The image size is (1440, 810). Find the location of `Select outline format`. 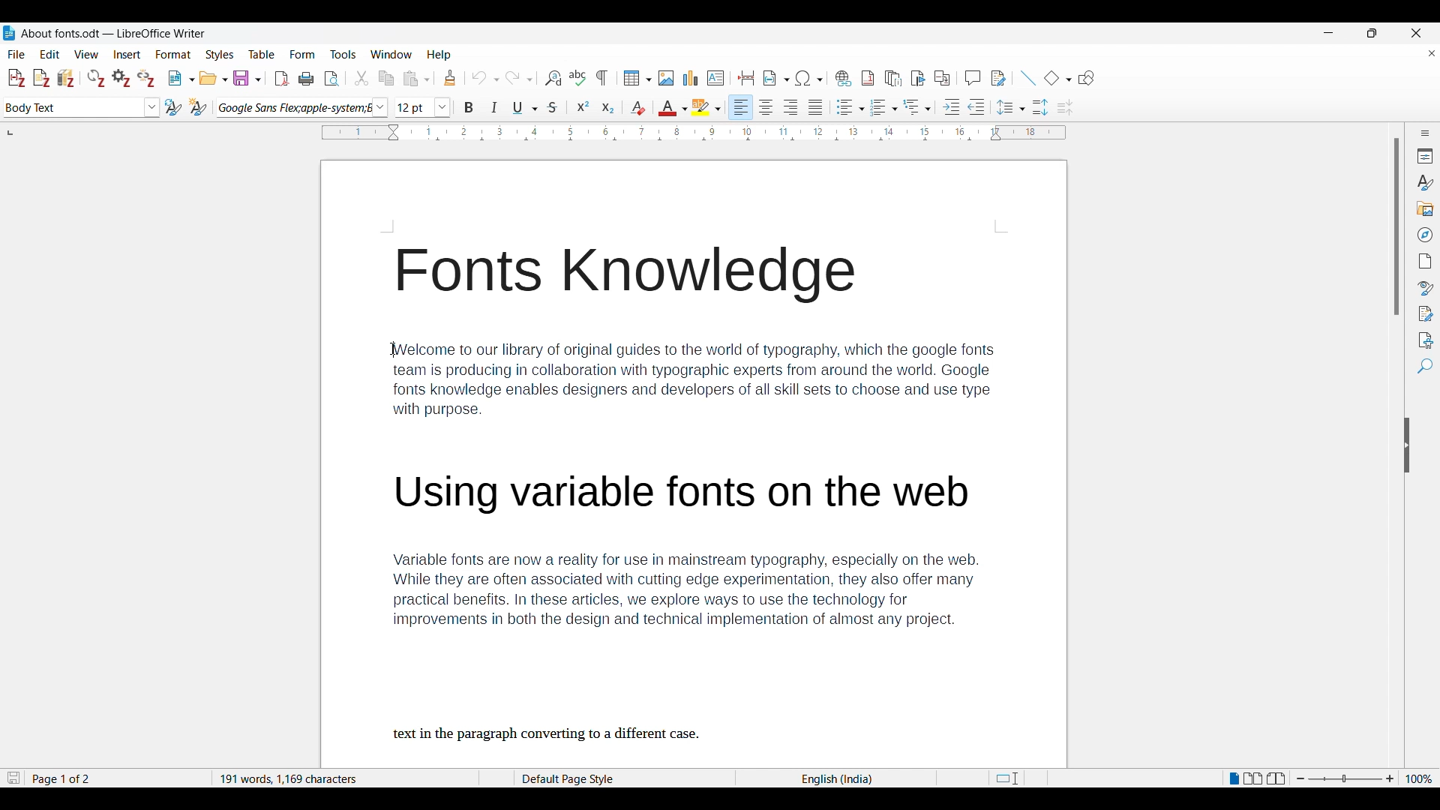

Select outline format is located at coordinates (917, 107).